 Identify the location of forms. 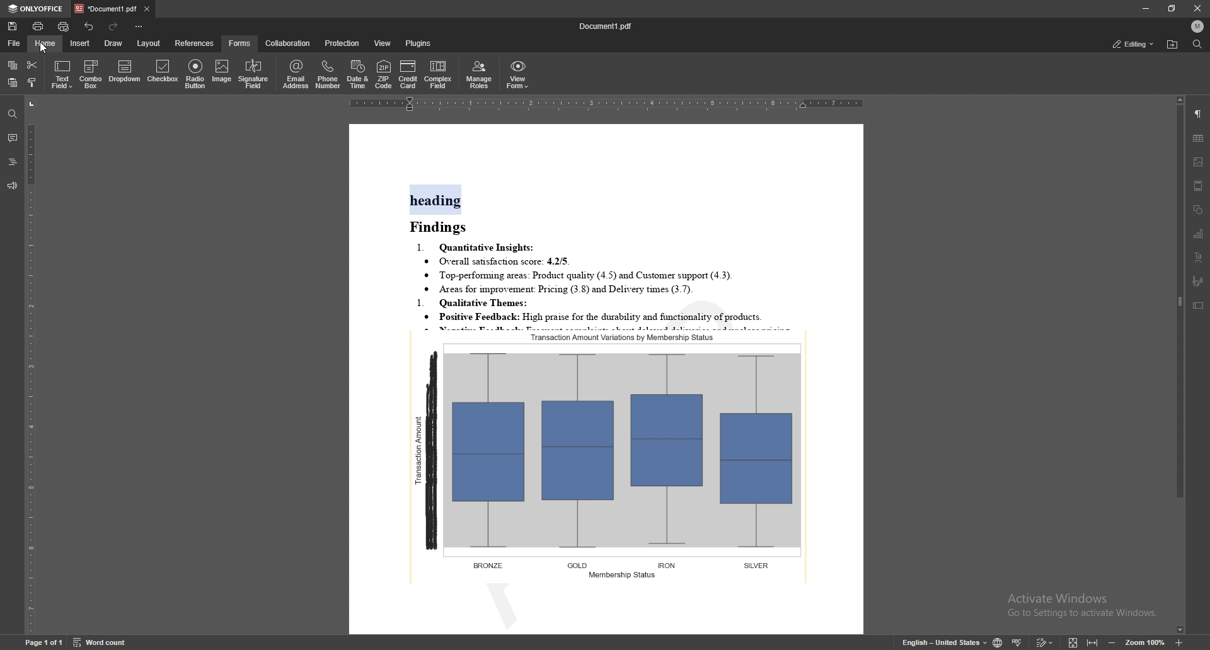
(240, 43).